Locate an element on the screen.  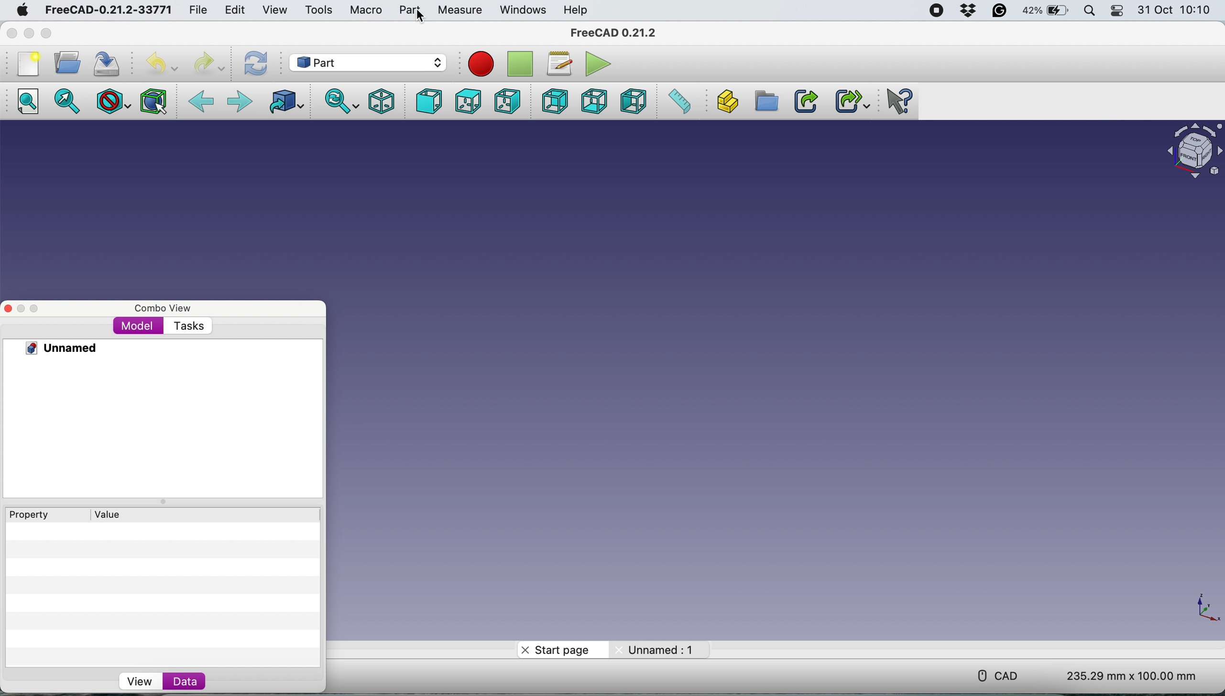
Execute macros is located at coordinates (599, 64).